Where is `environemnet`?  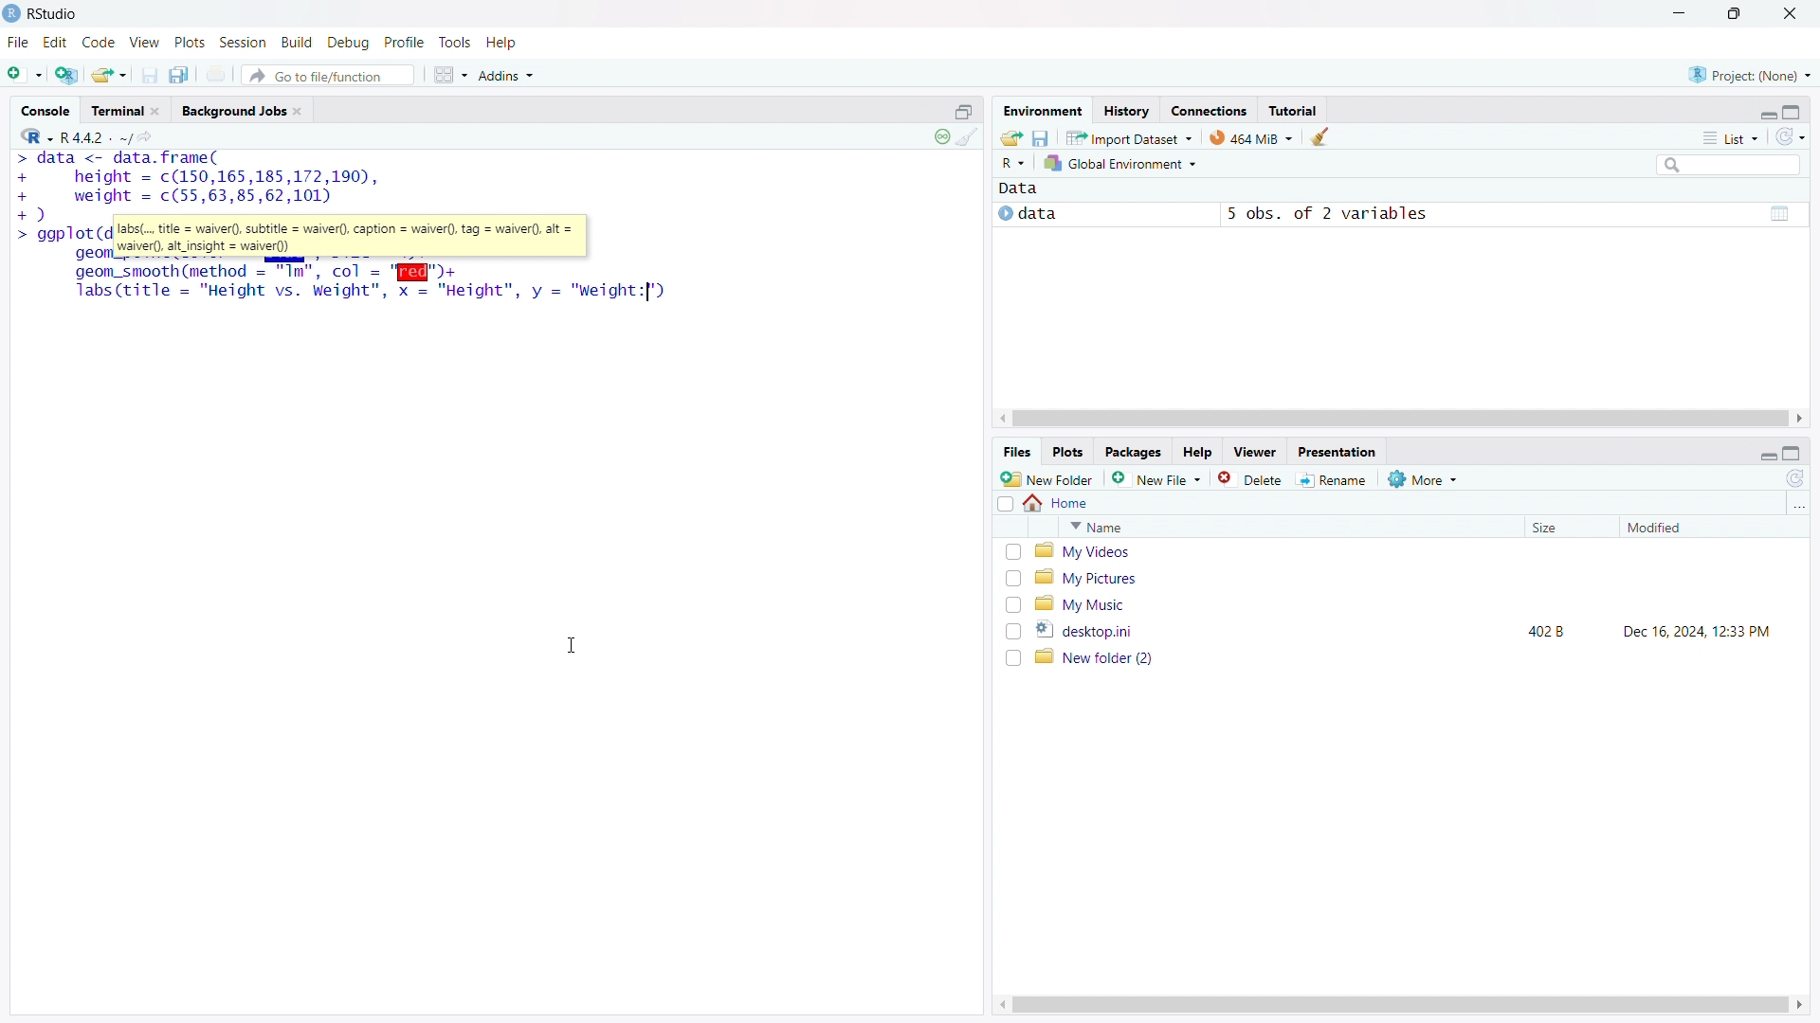 environemnet is located at coordinates (1041, 108).